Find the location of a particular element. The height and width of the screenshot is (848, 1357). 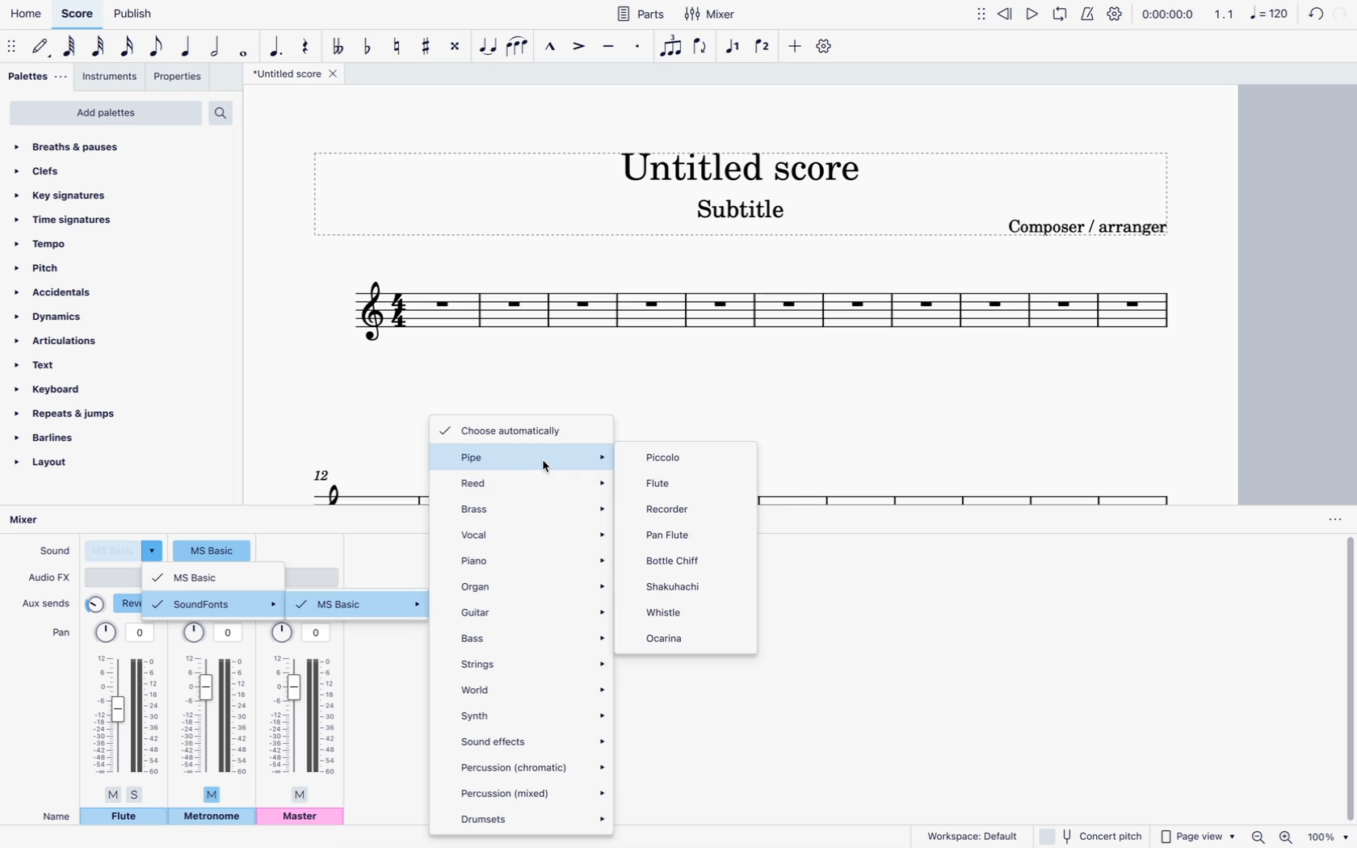

loop playback is located at coordinates (1060, 13).